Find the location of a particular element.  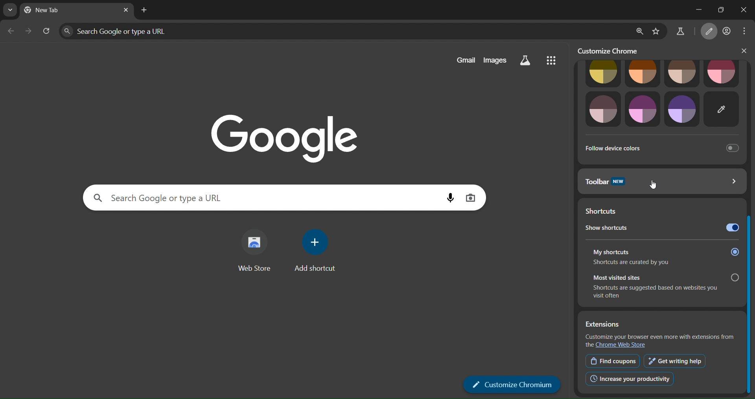

go back one page is located at coordinates (11, 30).